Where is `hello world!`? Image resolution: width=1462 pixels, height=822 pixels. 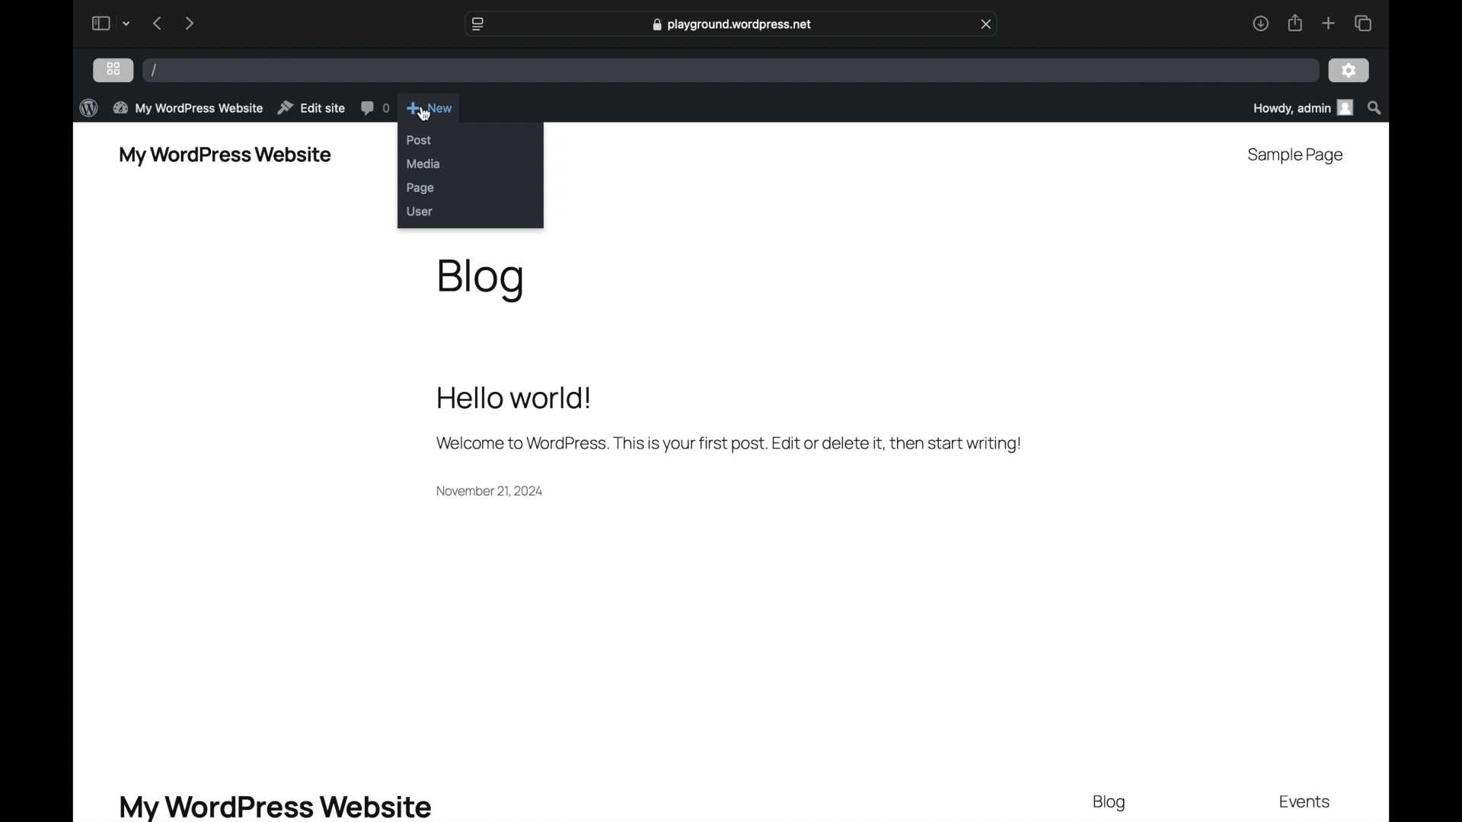
hello world! is located at coordinates (516, 397).